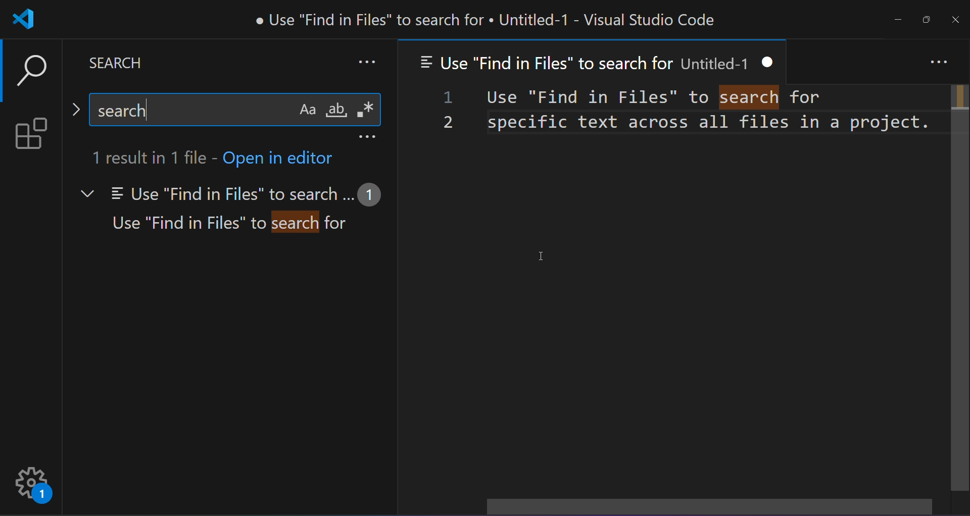 The width and height of the screenshot is (970, 516). Describe the element at coordinates (750, 99) in the screenshot. I see `highlighted result - search` at that location.